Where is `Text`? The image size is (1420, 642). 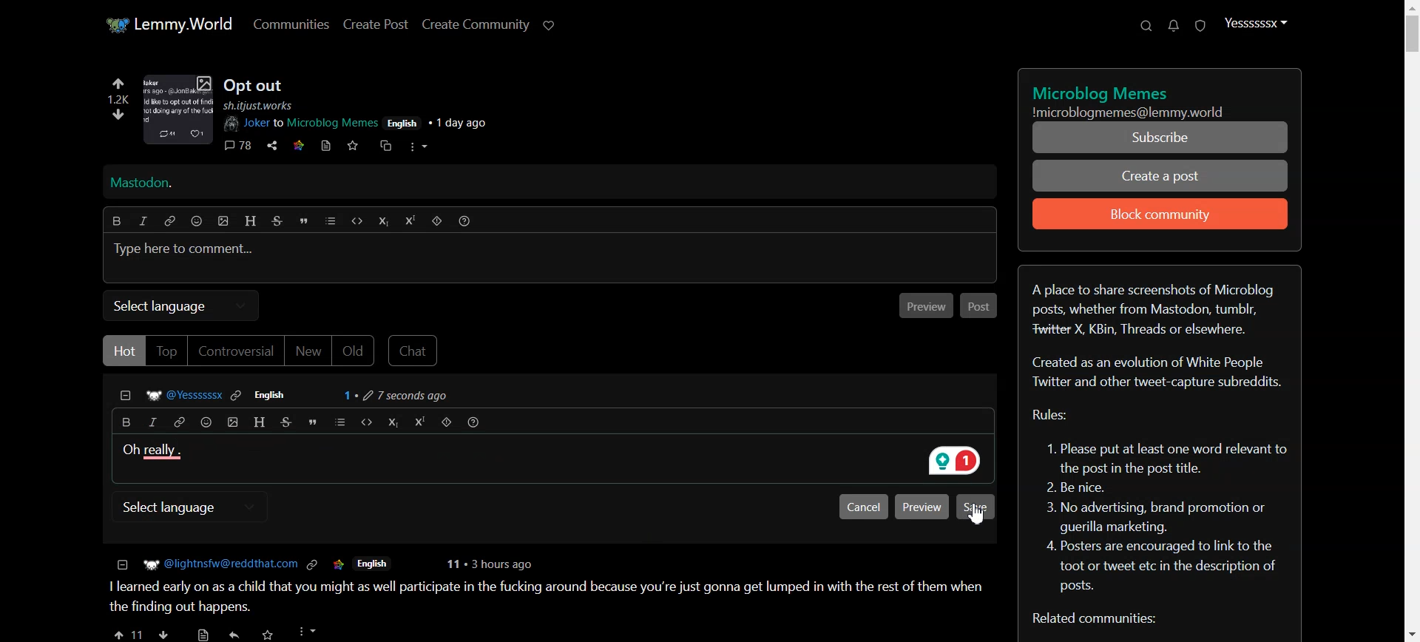
Text is located at coordinates (1161, 446).